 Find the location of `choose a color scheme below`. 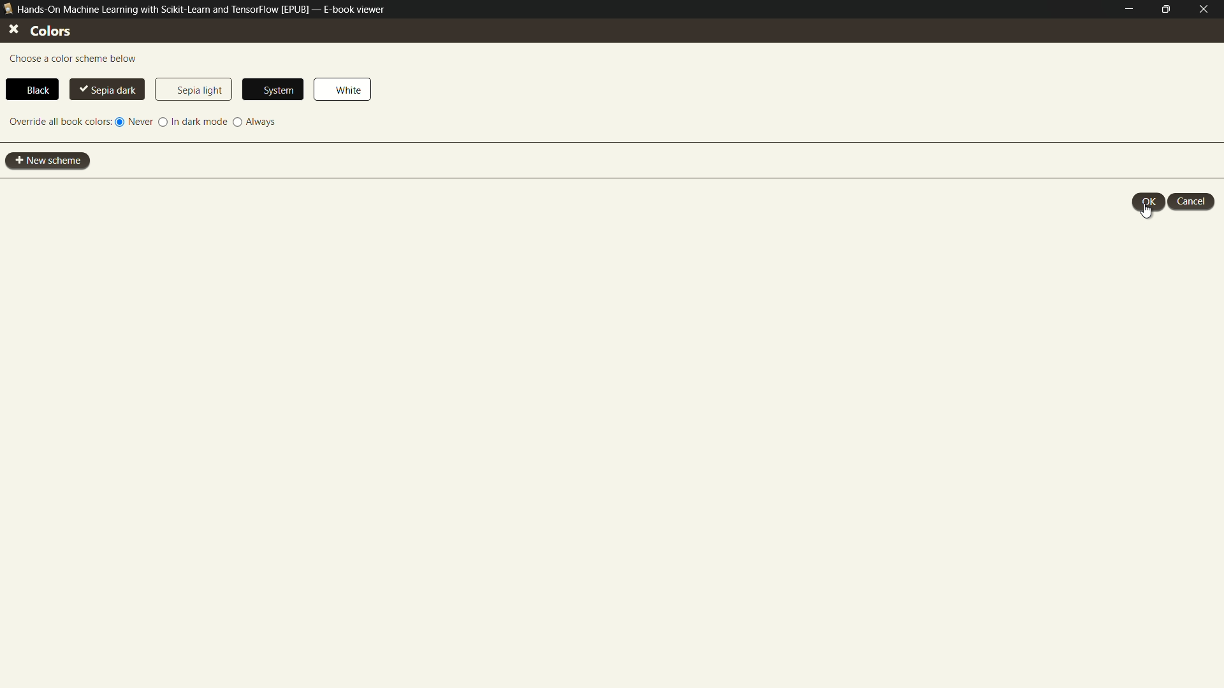

choose a color scheme below is located at coordinates (69, 58).